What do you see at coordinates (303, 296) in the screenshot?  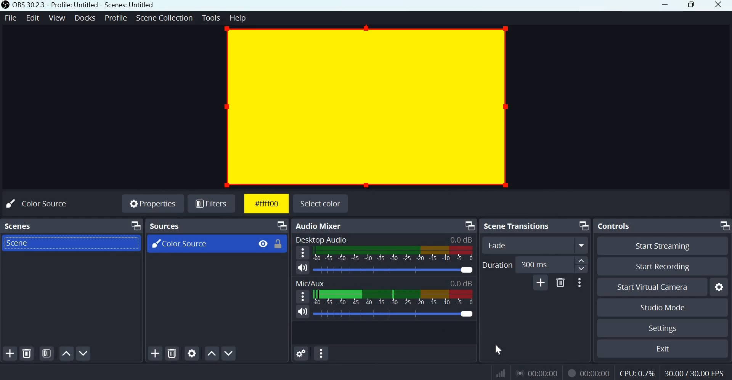 I see `Hamburger menu` at bounding box center [303, 296].